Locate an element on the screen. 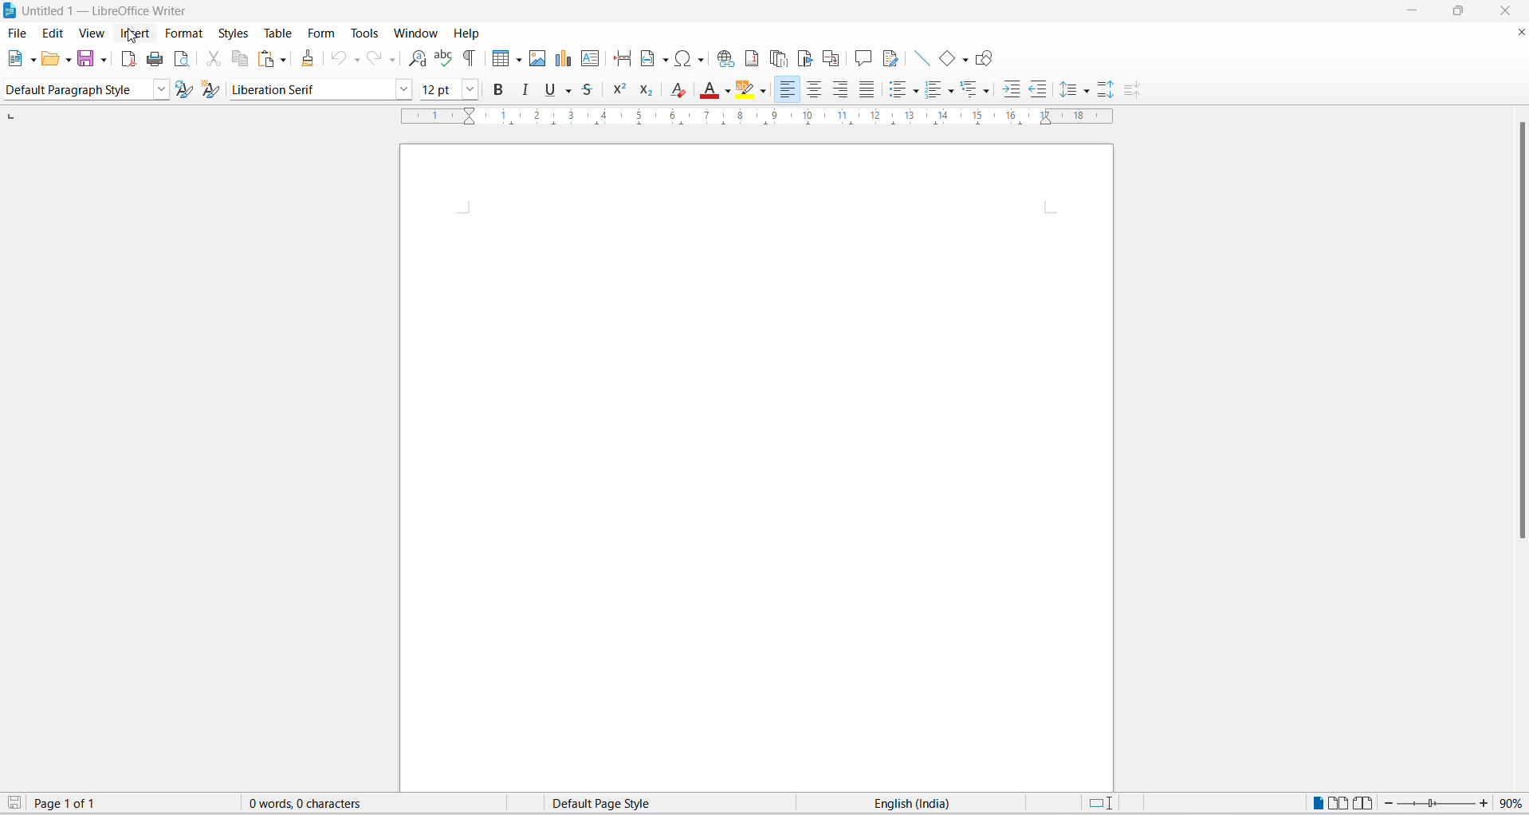 The height and width of the screenshot is (815, 1529). book view is located at coordinates (1362, 803).